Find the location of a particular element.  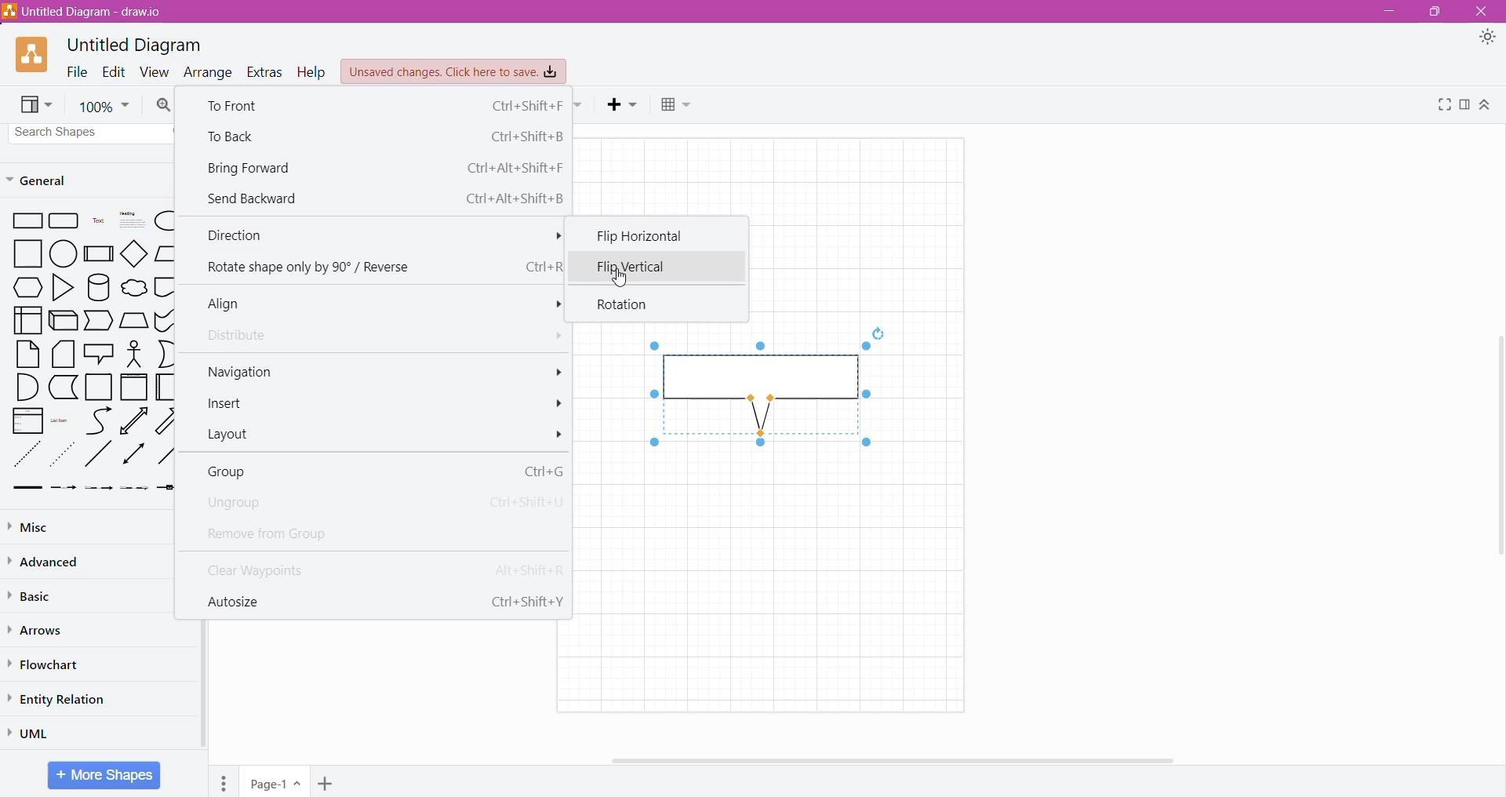

Dotted Line  is located at coordinates (26, 454).